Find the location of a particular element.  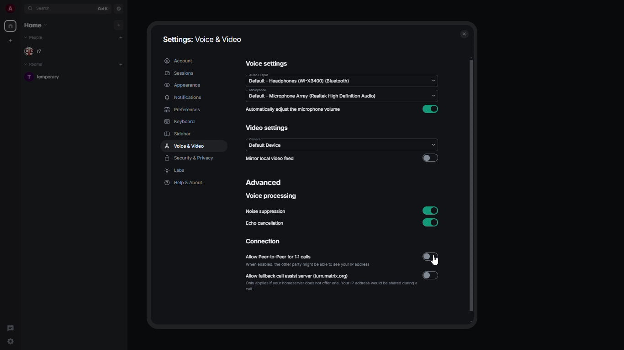

echo cancellation is located at coordinates (266, 223).